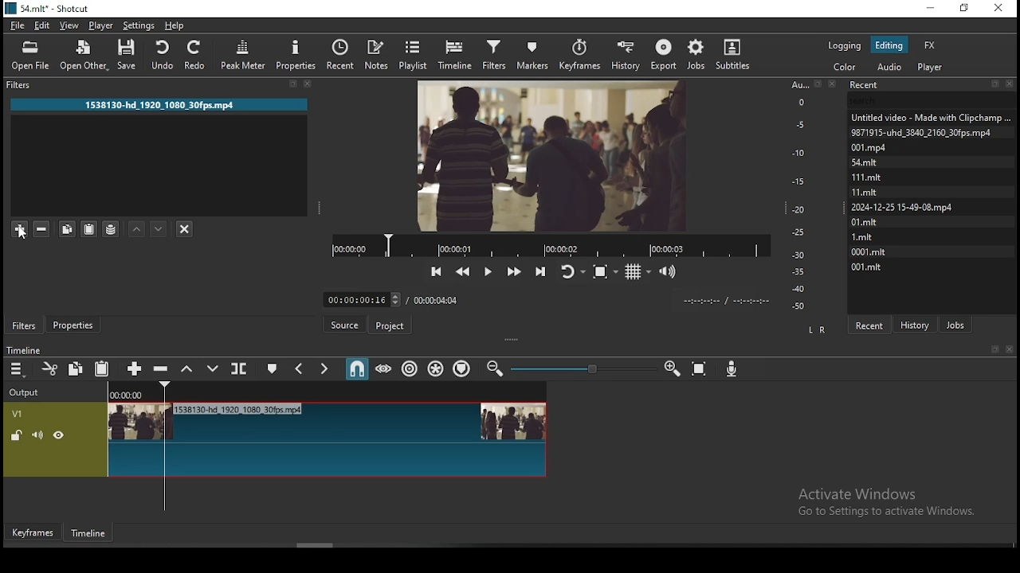  What do you see at coordinates (930, 116) in the screenshot?
I see `Untitled video - Made with Clipchamp .` at bounding box center [930, 116].